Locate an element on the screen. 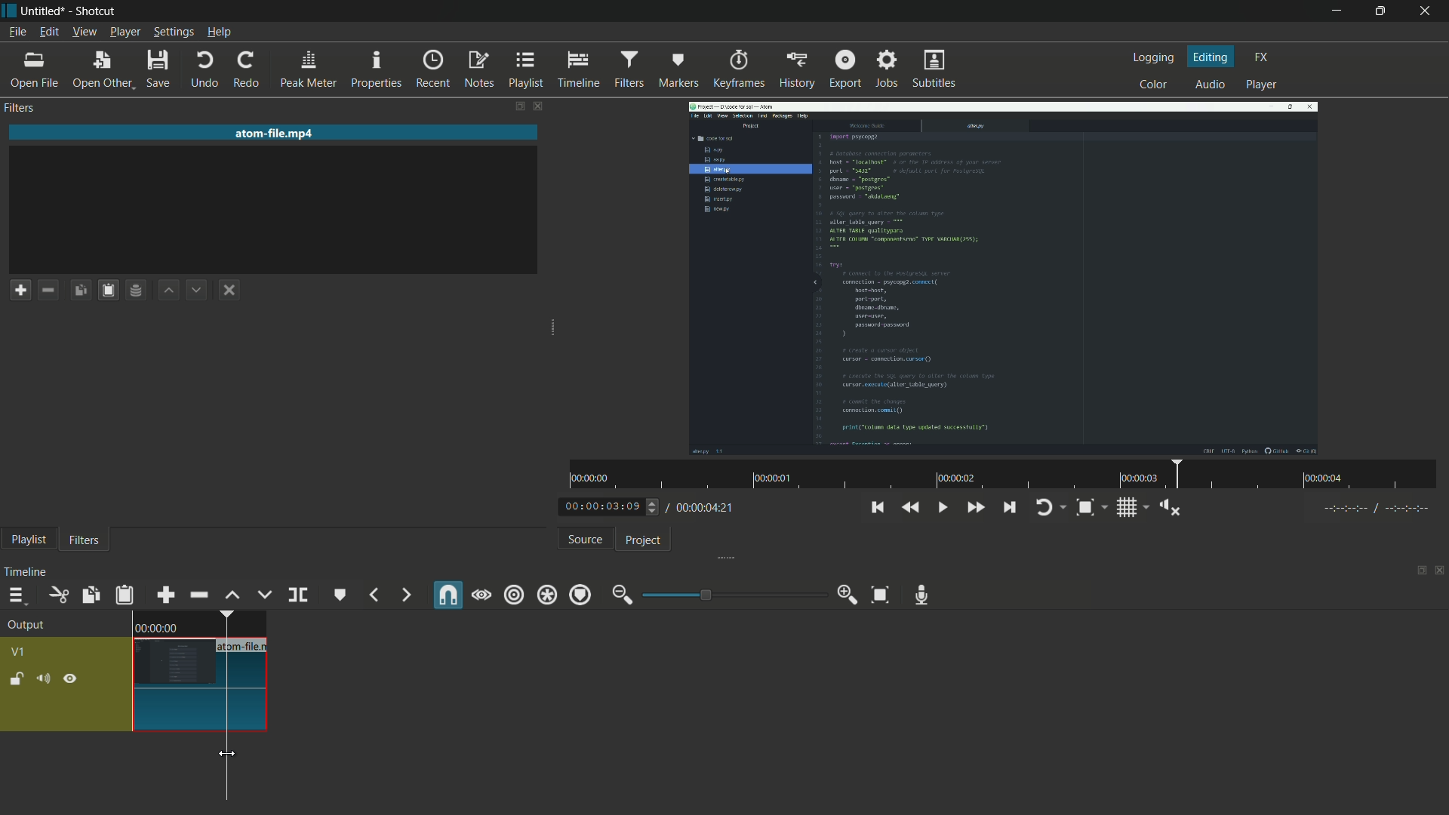 This screenshot has height=815, width=1449. help menu is located at coordinates (220, 33).